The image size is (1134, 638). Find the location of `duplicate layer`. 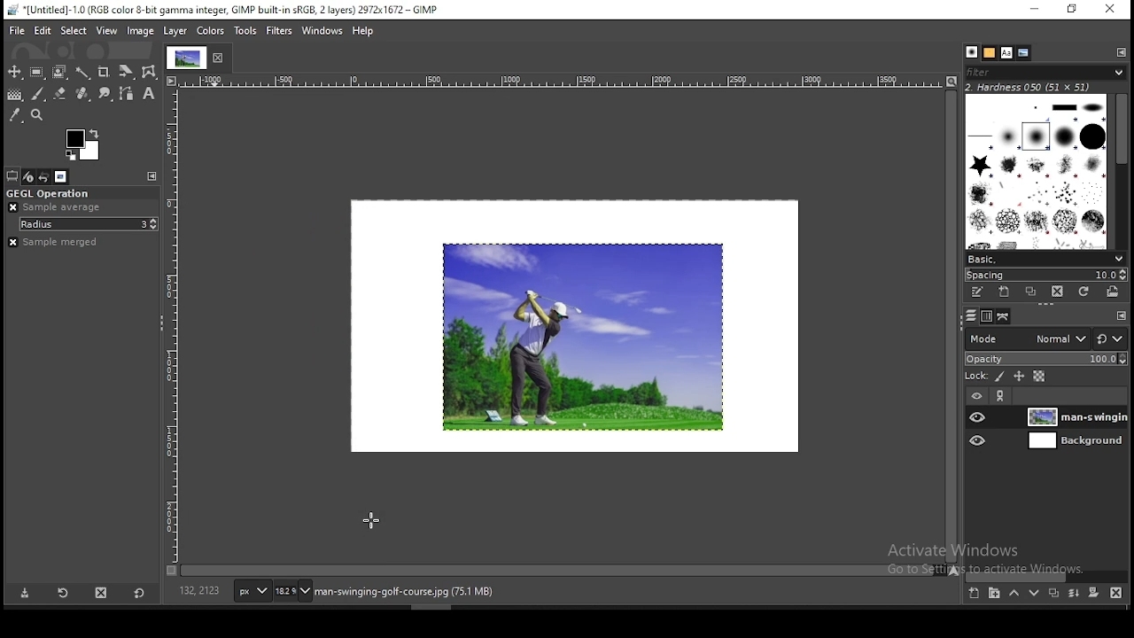

duplicate layer is located at coordinates (1054, 593).